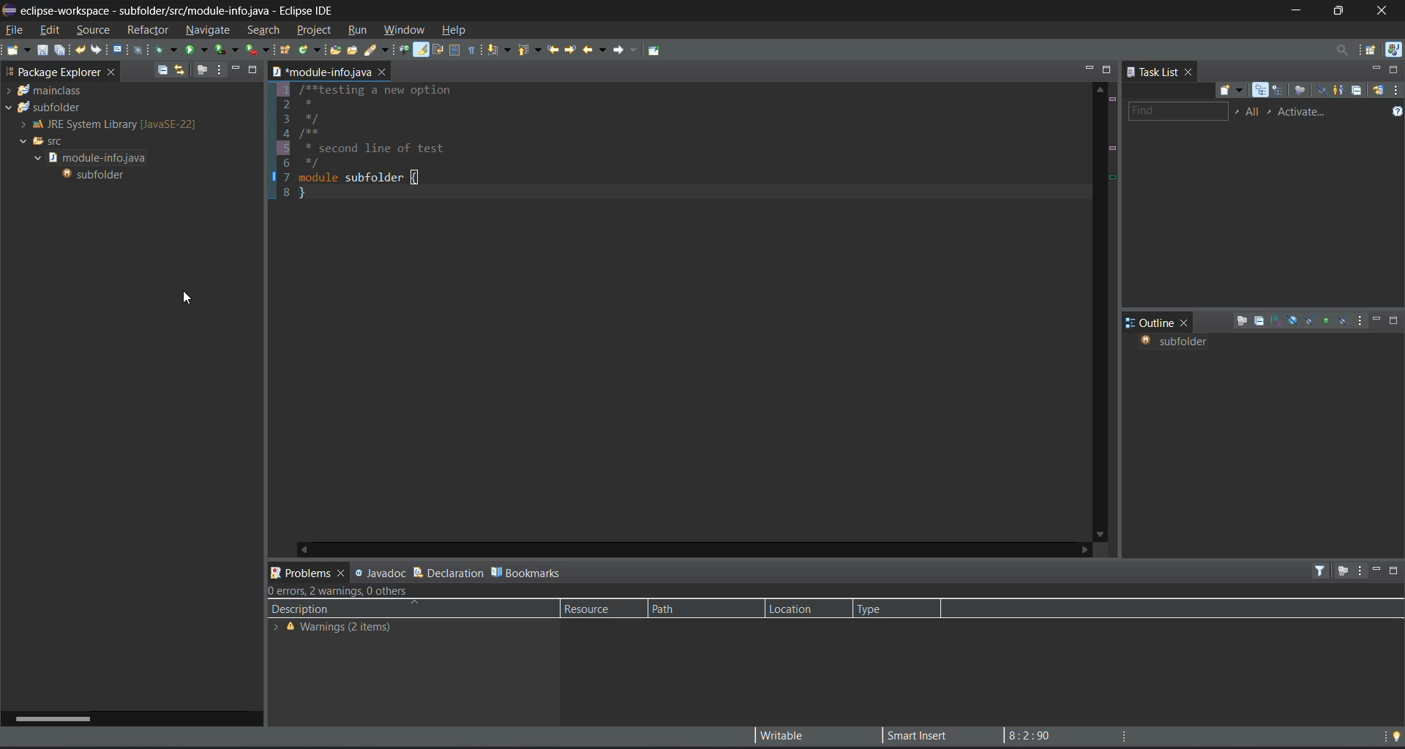 This screenshot has width=1405, height=749. Describe the element at coordinates (1395, 321) in the screenshot. I see `maximize` at that location.